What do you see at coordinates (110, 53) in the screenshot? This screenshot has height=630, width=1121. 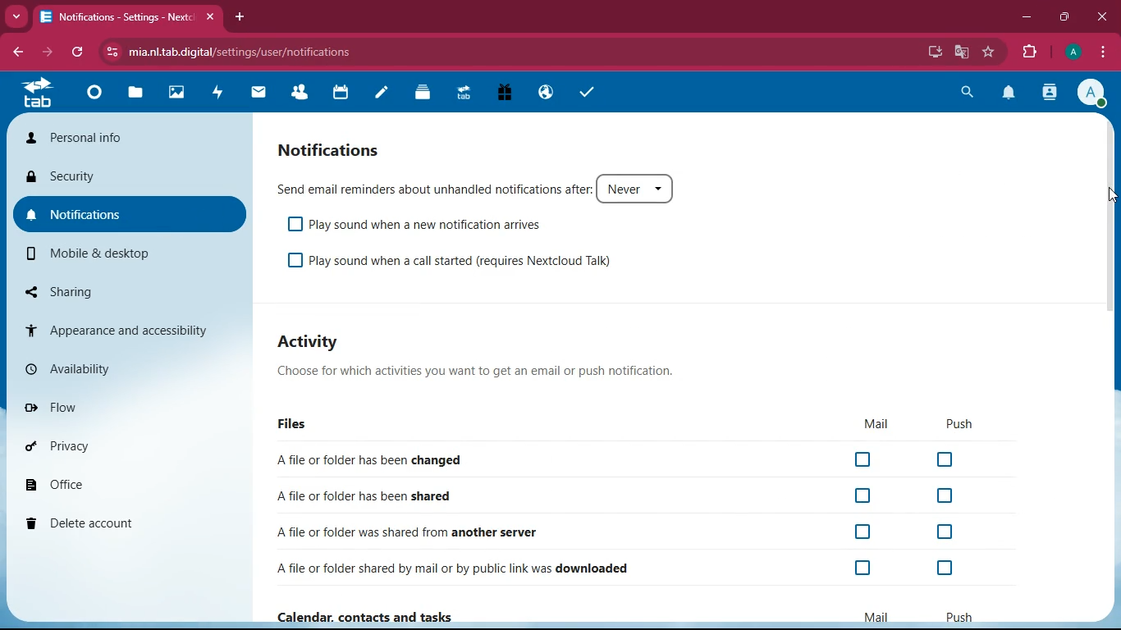 I see `view site information` at bounding box center [110, 53].